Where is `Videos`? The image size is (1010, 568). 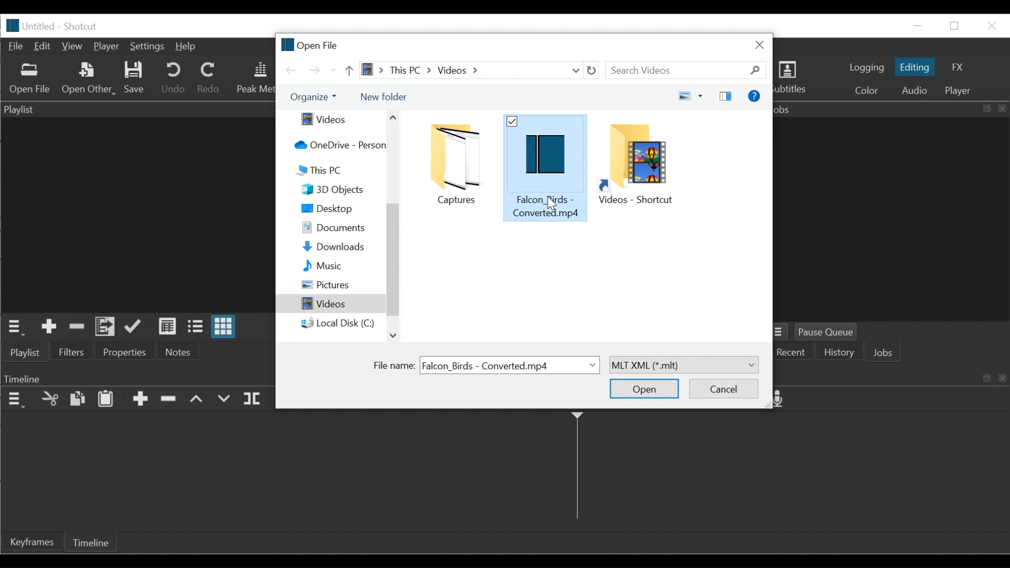
Videos is located at coordinates (332, 120).